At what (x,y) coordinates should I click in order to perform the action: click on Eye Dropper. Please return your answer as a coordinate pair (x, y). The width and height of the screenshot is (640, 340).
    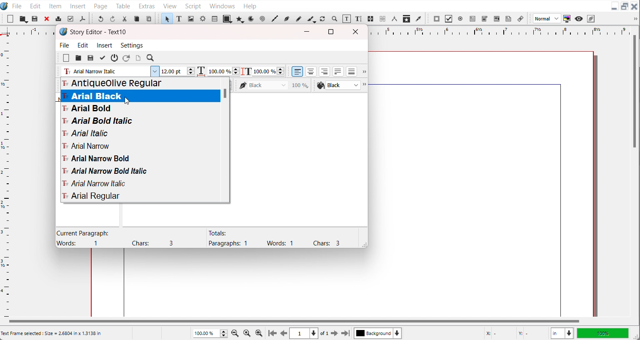
    Looking at the image, I should click on (419, 18).